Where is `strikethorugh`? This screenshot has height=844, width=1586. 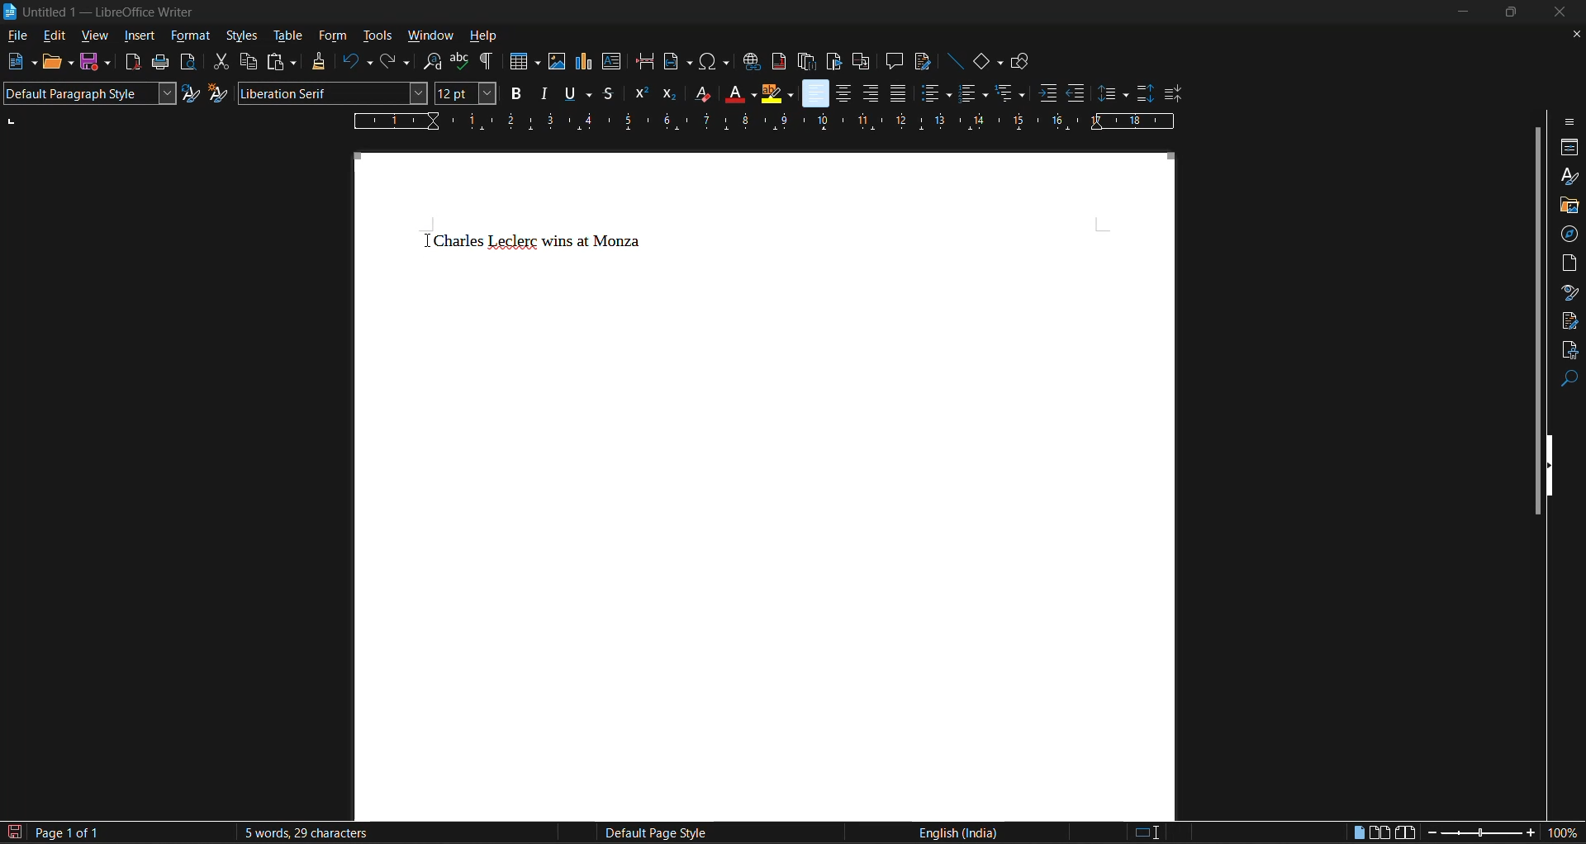
strikethorugh is located at coordinates (608, 94).